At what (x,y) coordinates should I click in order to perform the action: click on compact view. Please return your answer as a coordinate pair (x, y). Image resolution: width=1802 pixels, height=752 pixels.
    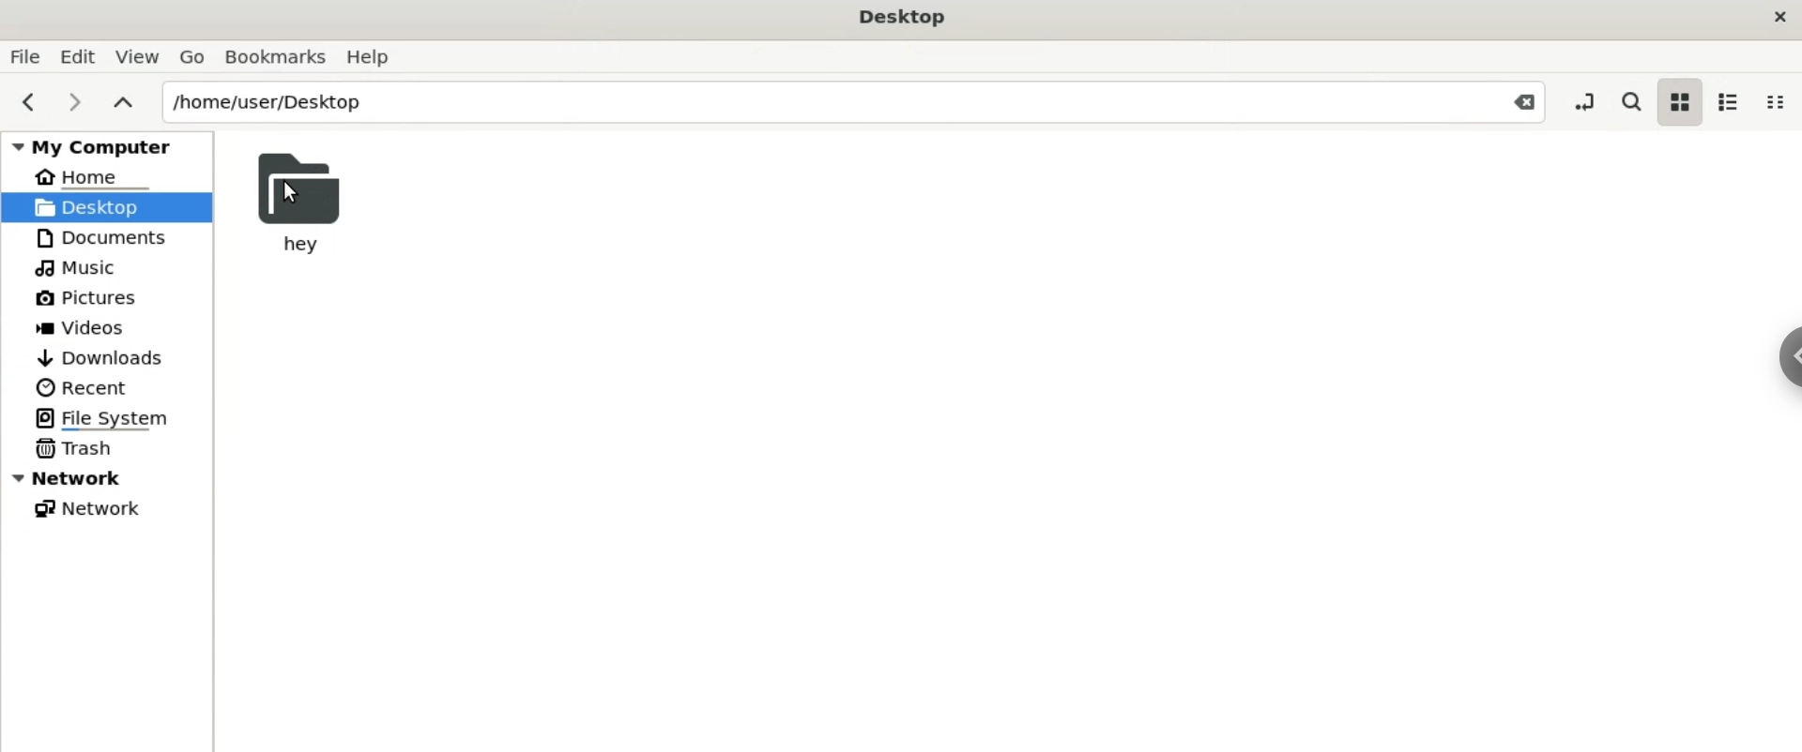
    Looking at the image, I should click on (1775, 102).